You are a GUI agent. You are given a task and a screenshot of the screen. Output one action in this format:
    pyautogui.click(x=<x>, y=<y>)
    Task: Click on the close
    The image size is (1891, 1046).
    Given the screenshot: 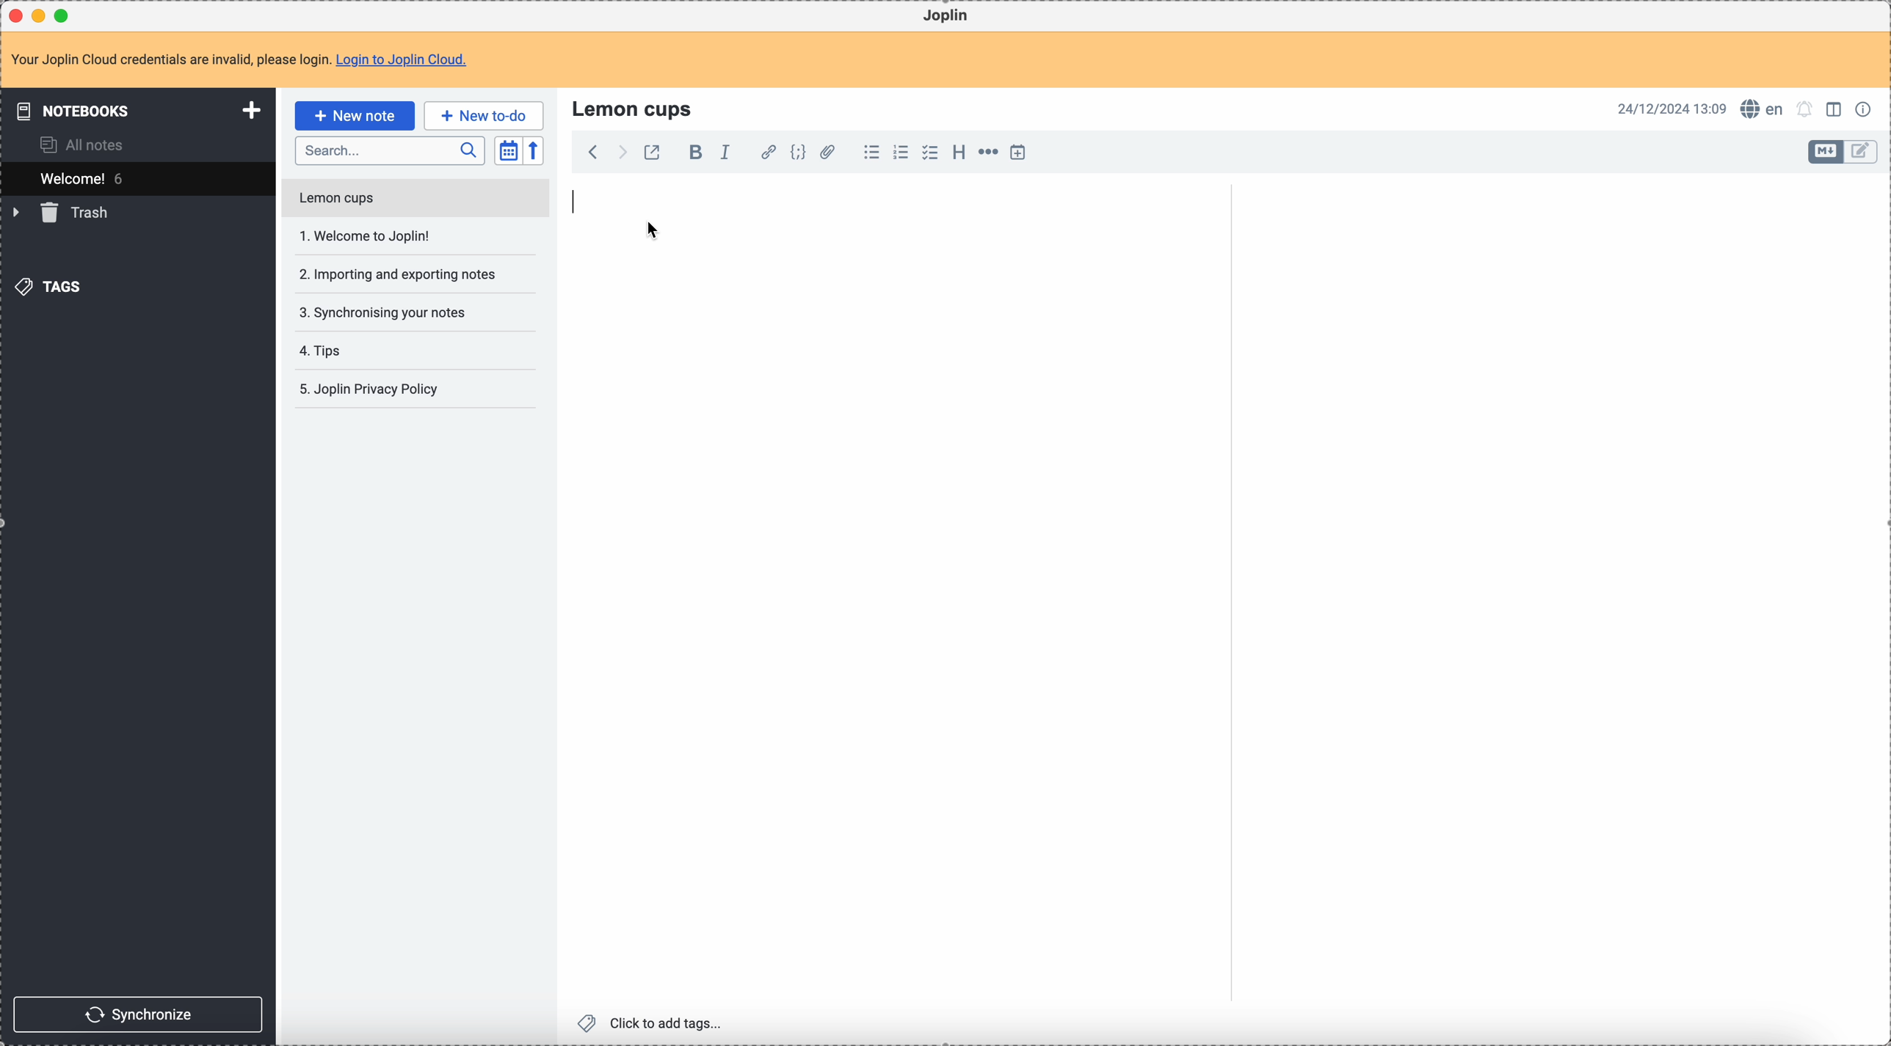 What is the action you would take?
    pyautogui.click(x=18, y=16)
    